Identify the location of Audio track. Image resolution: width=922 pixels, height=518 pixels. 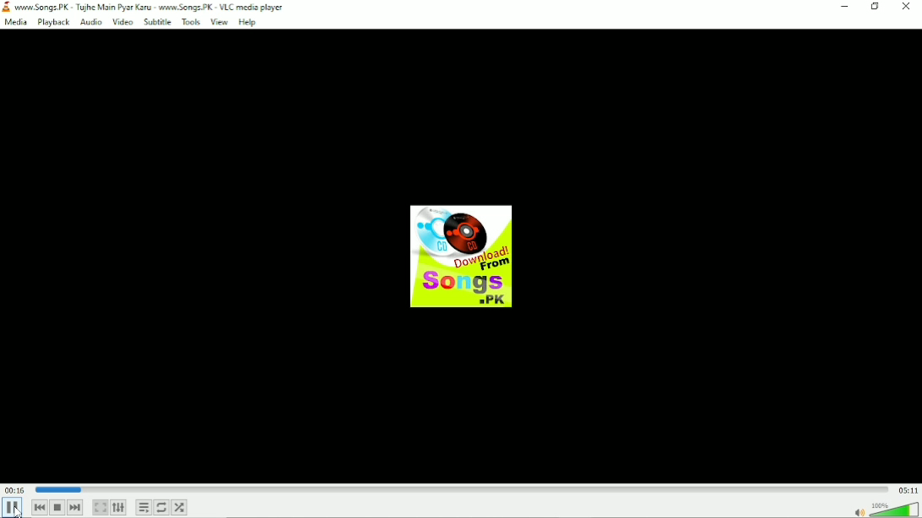
(463, 254).